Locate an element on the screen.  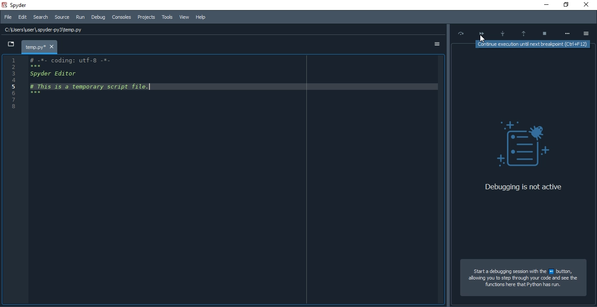
Run is located at coordinates (80, 17).